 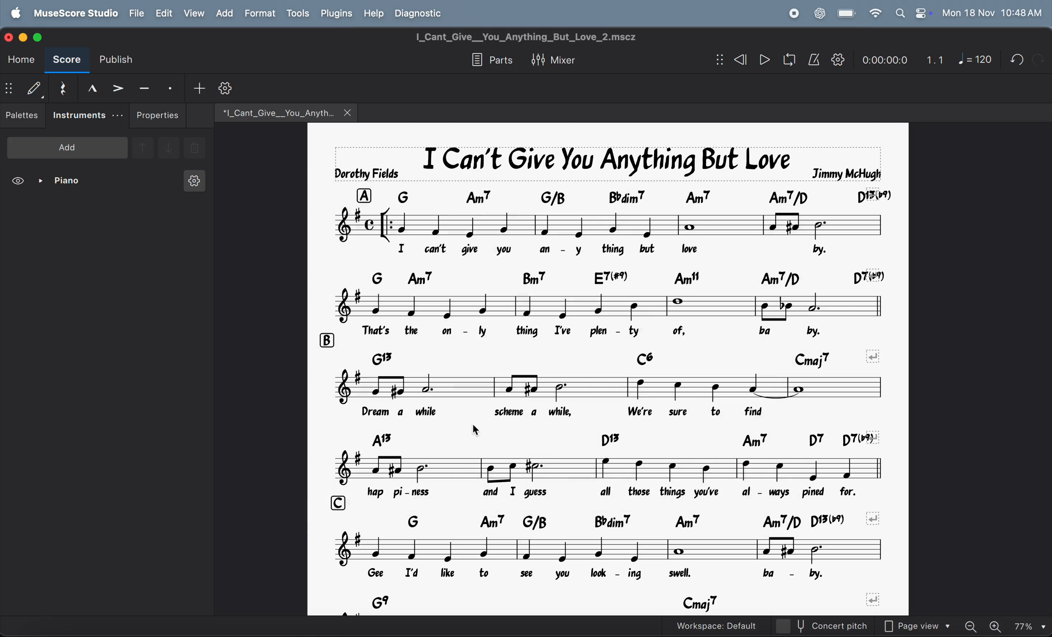 I want to click on redo, so click(x=1014, y=59).